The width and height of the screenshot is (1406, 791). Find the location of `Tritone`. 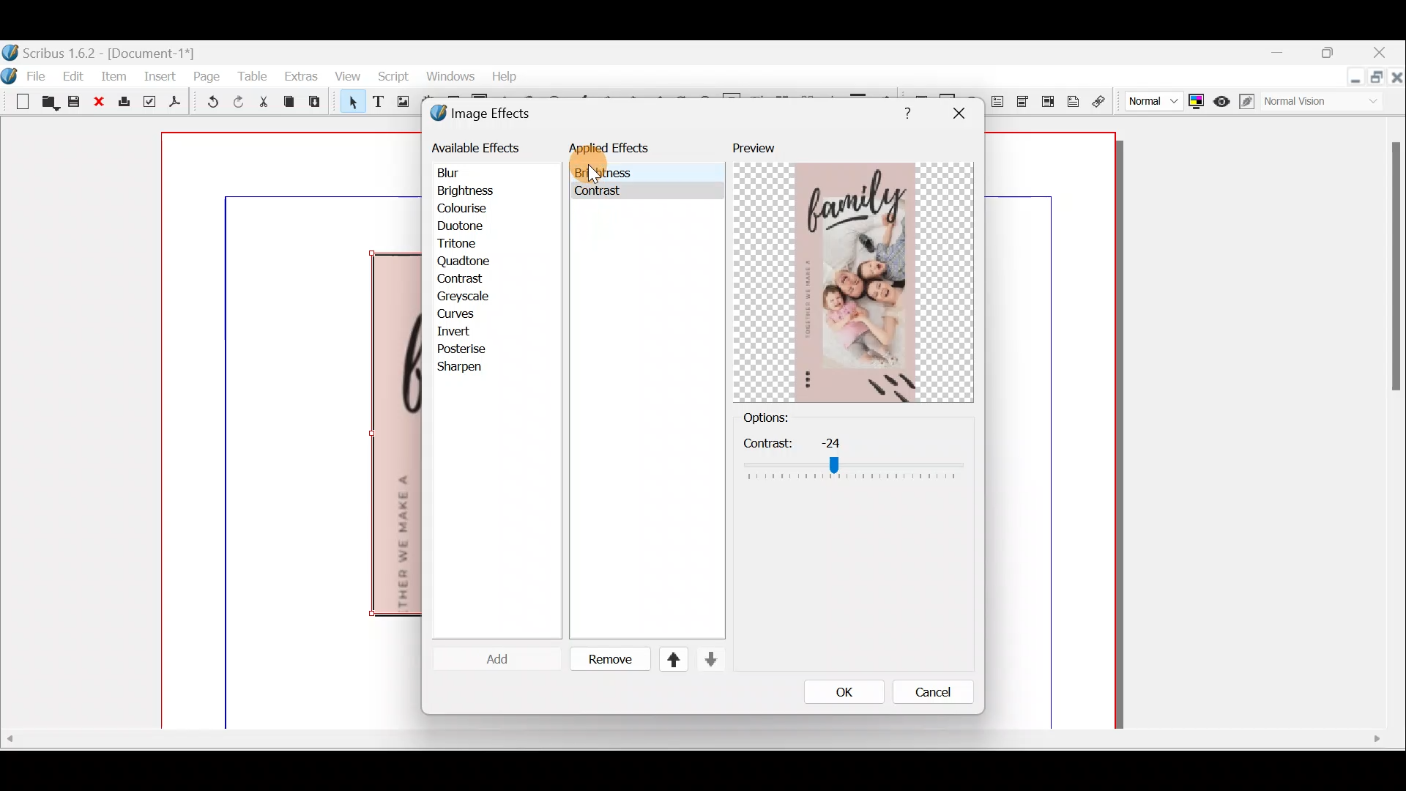

Tritone is located at coordinates (464, 245).